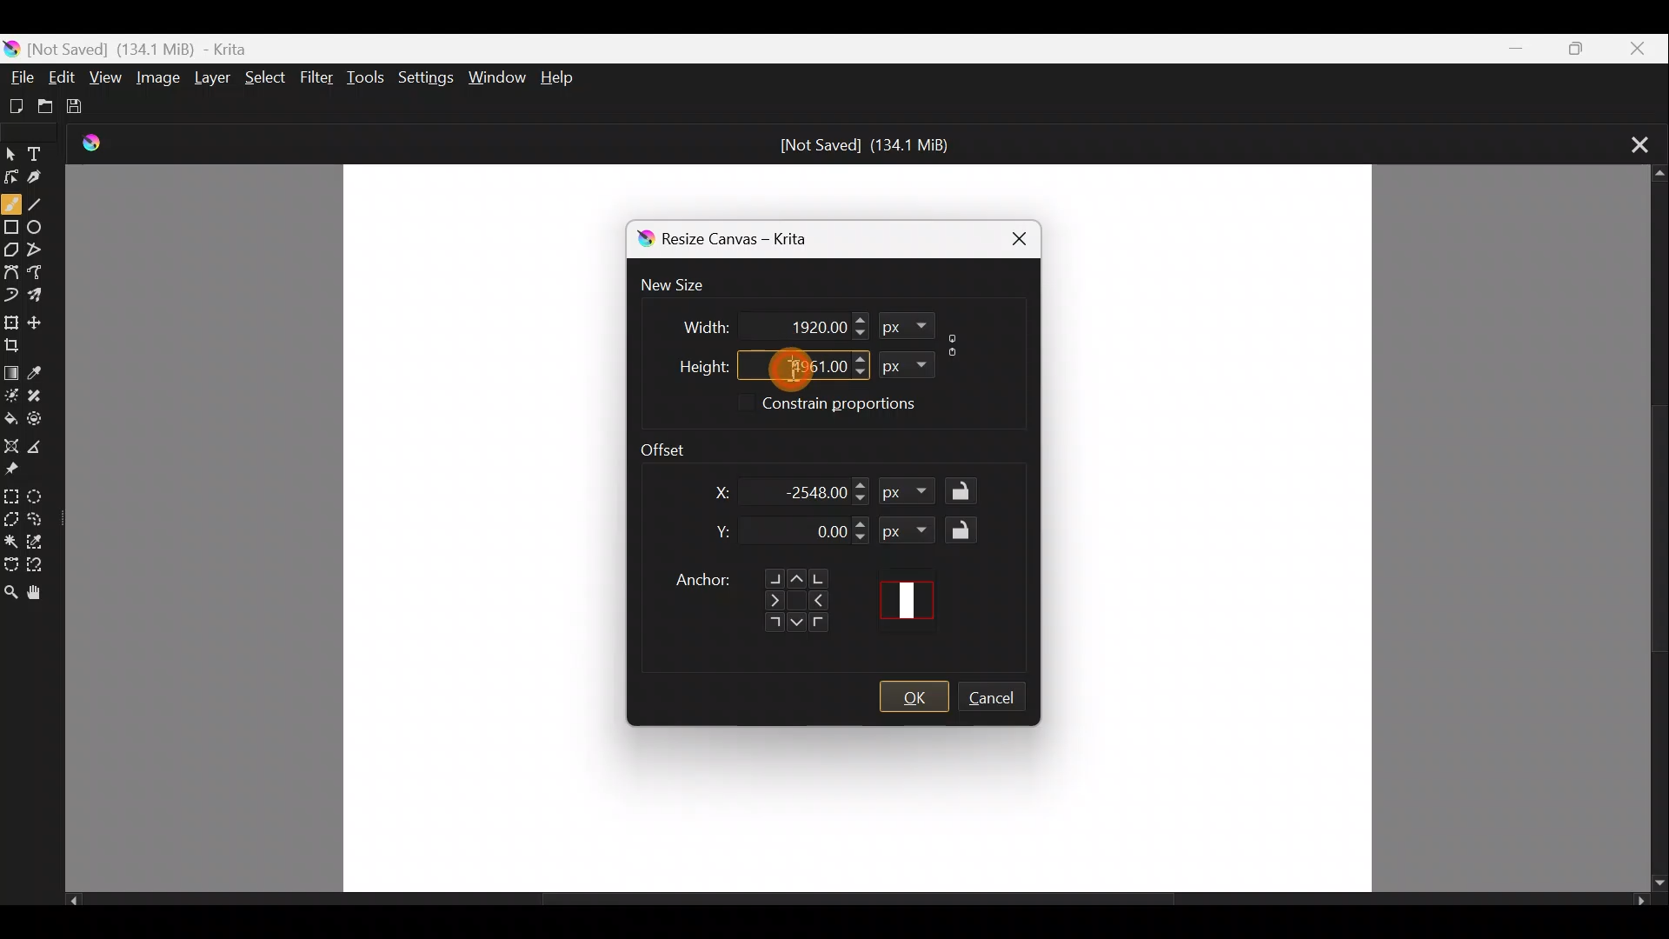 Image resolution: width=1669 pixels, height=939 pixels. I want to click on Calligraphy, so click(46, 179).